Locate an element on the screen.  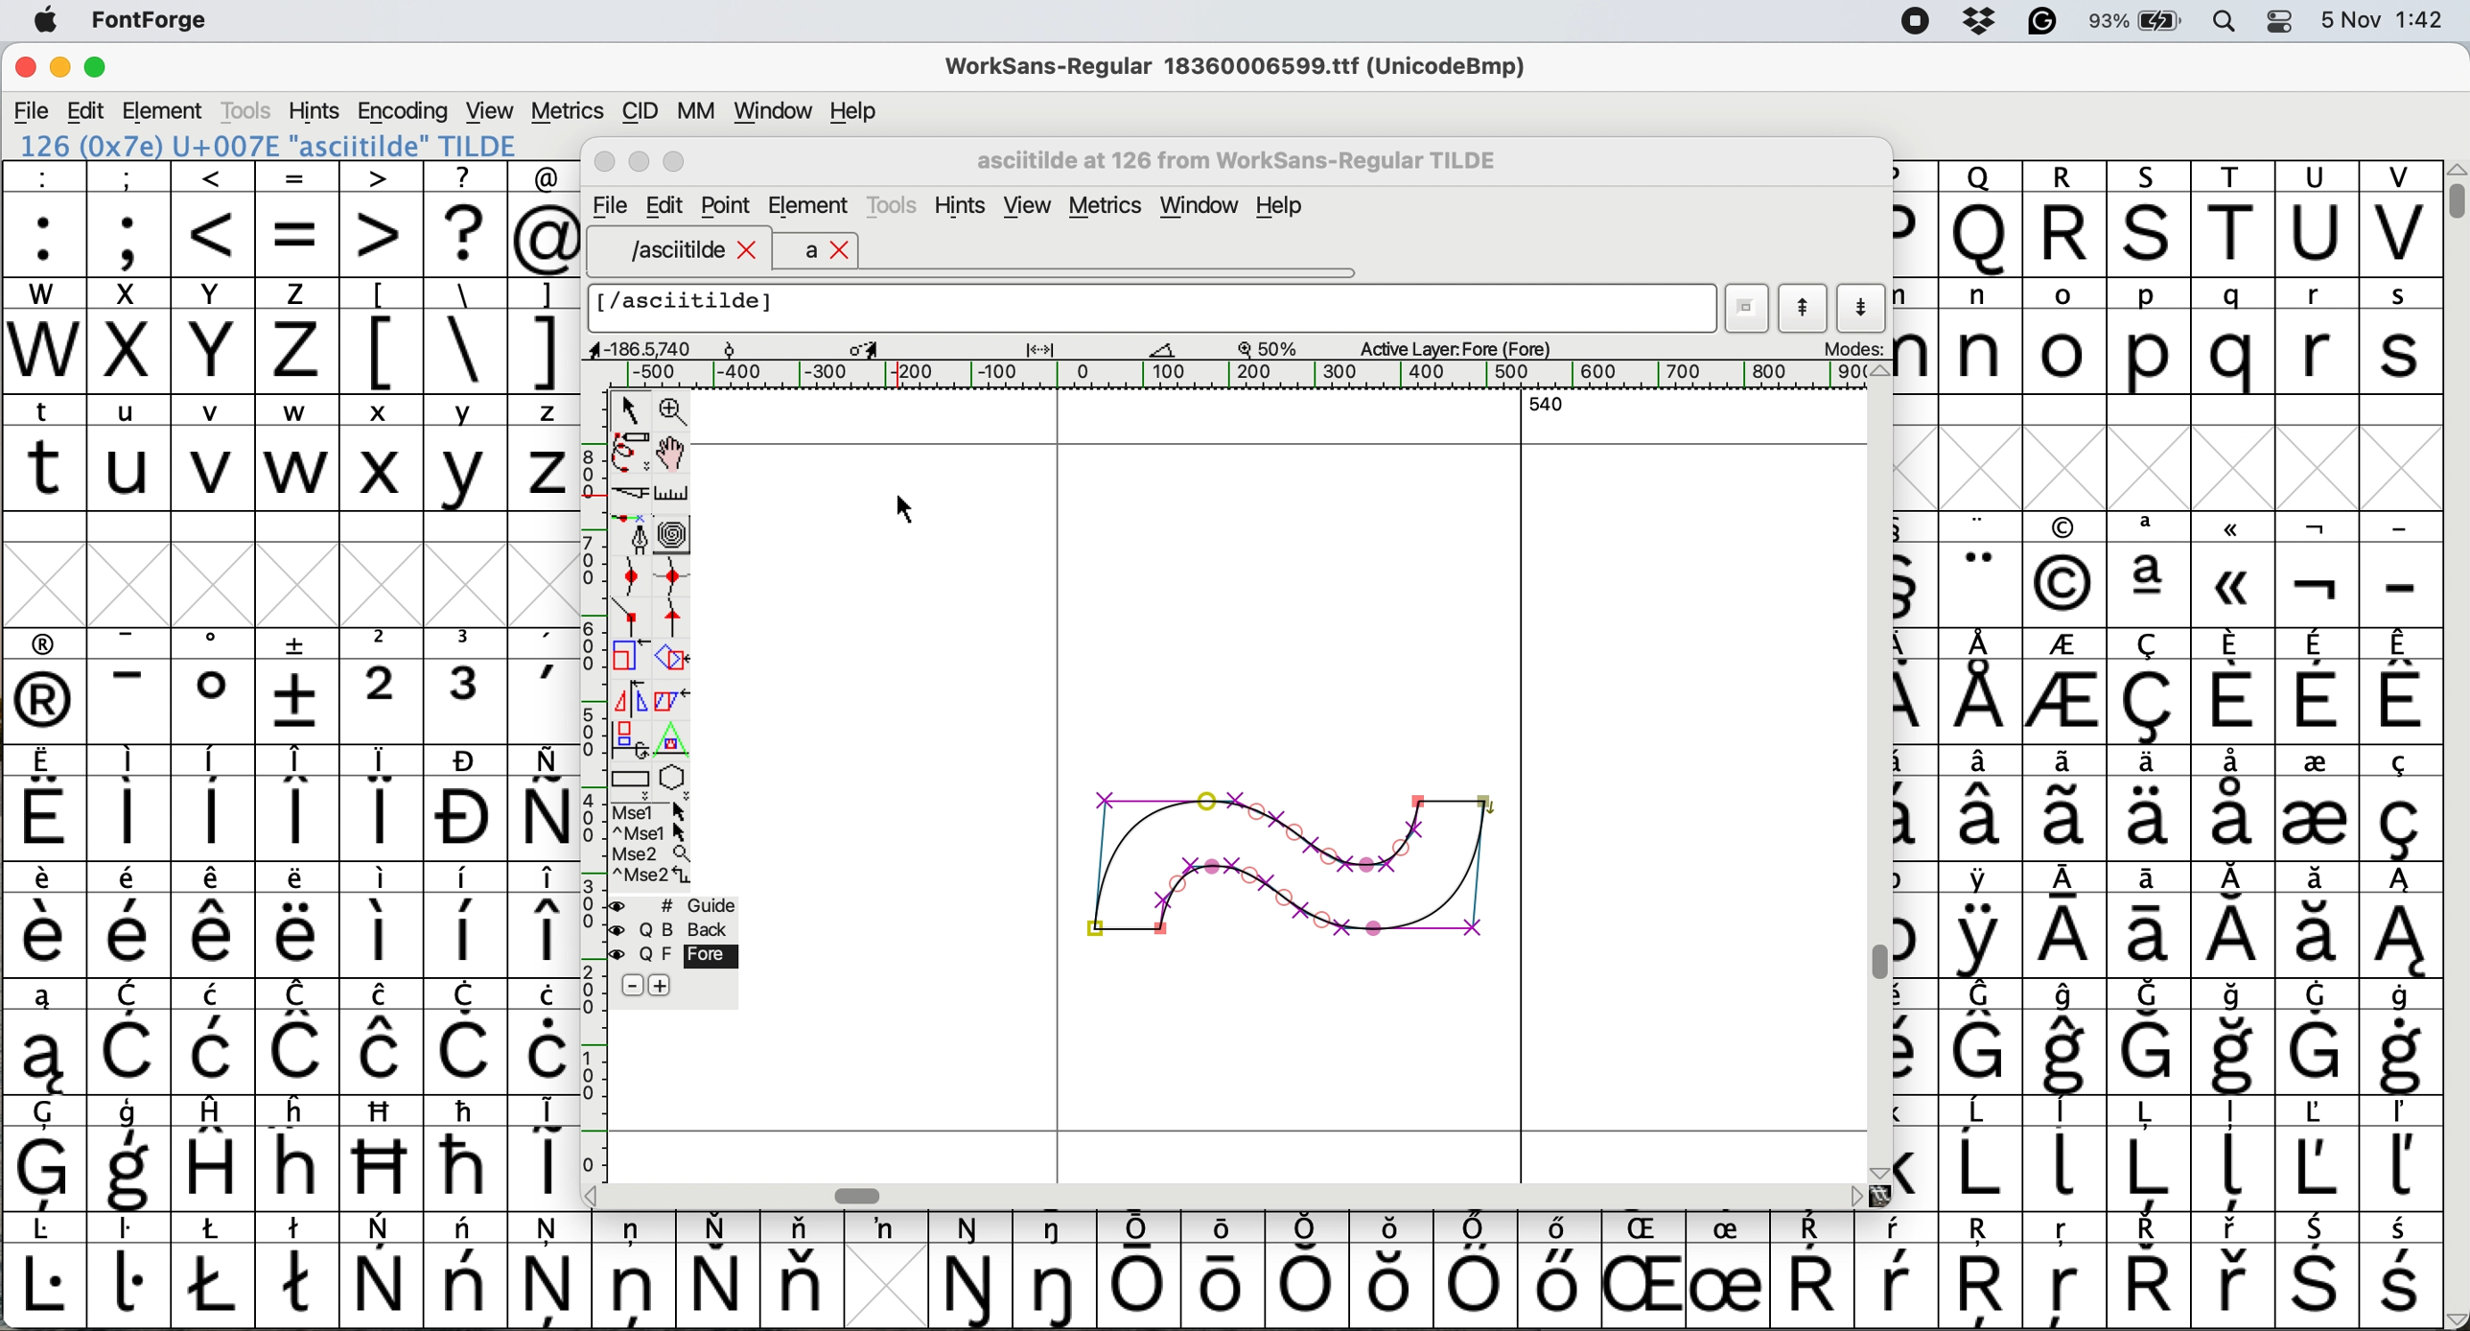
more options is located at coordinates (652, 842).